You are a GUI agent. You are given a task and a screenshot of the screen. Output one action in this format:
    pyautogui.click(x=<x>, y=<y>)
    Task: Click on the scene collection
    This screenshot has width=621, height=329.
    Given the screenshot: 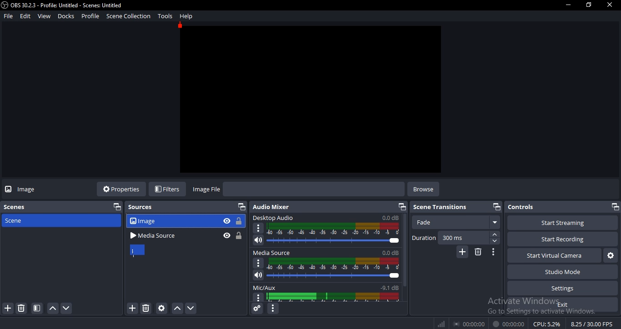 What is the action you would take?
    pyautogui.click(x=128, y=16)
    